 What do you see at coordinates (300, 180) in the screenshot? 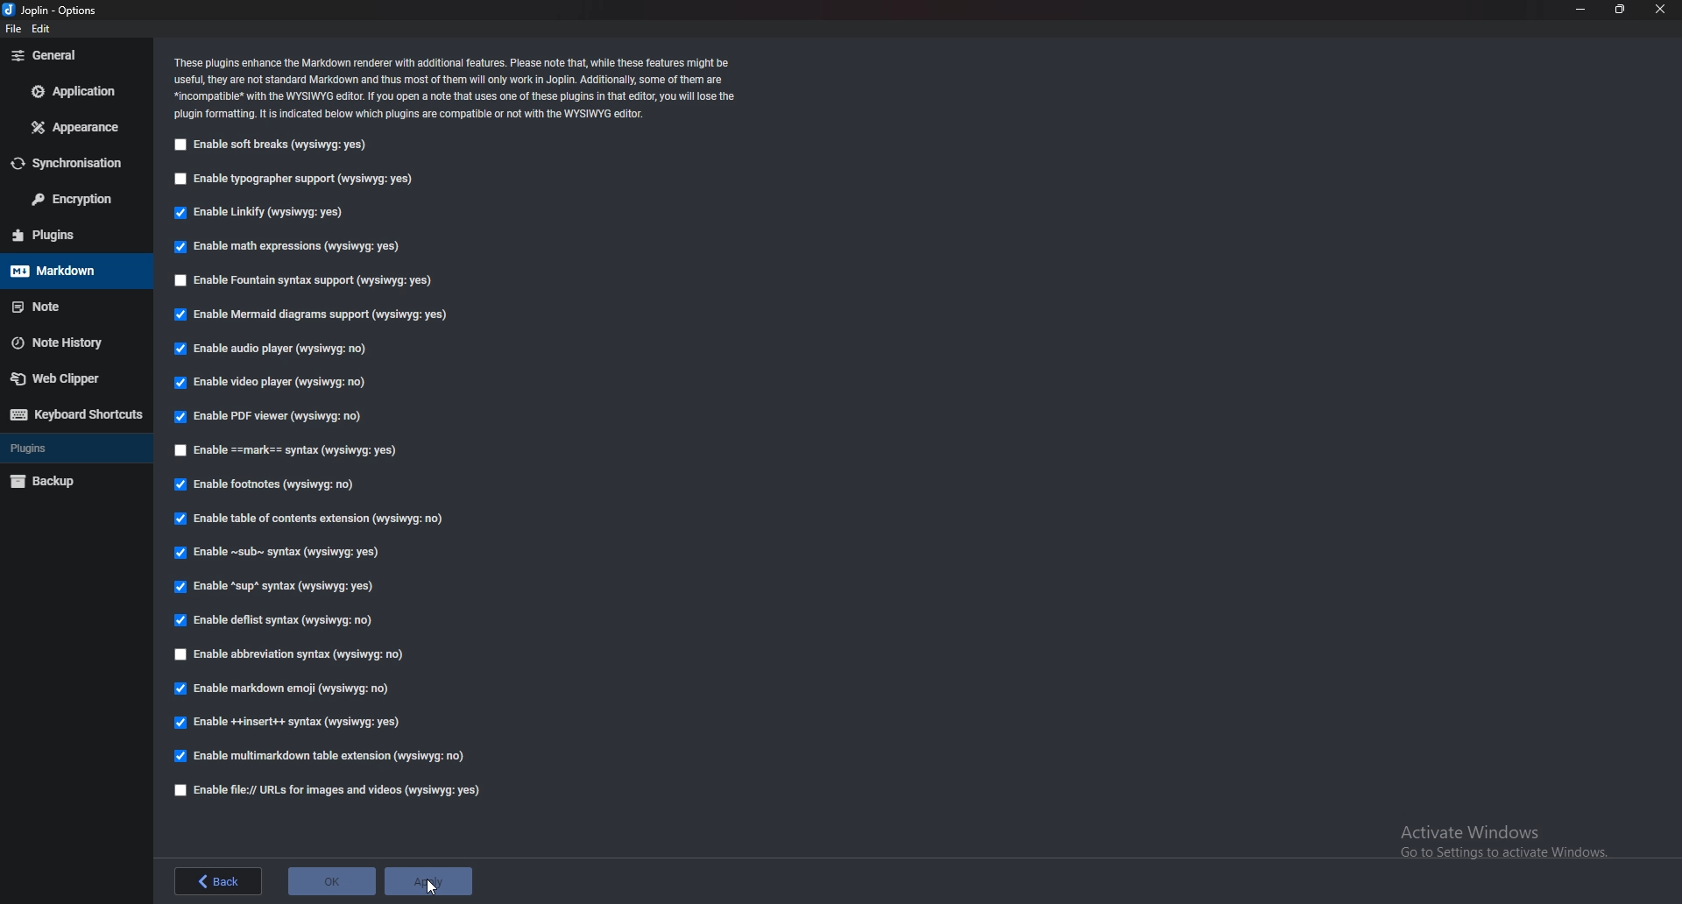
I see `Enable typographer support (wysiwyg:yes)` at bounding box center [300, 180].